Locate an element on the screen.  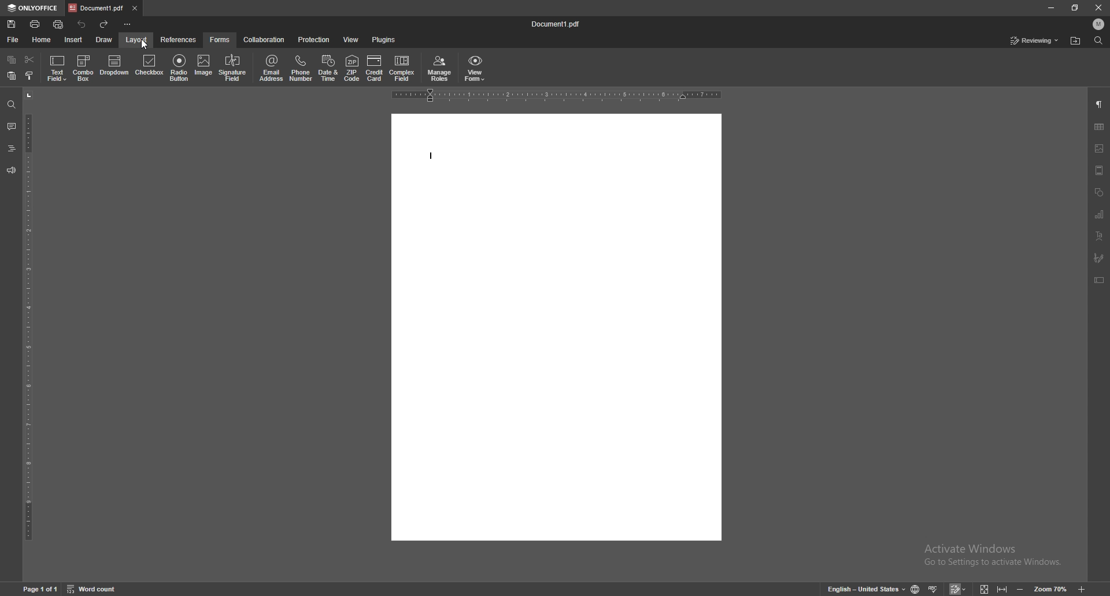
image is located at coordinates (1099, 148).